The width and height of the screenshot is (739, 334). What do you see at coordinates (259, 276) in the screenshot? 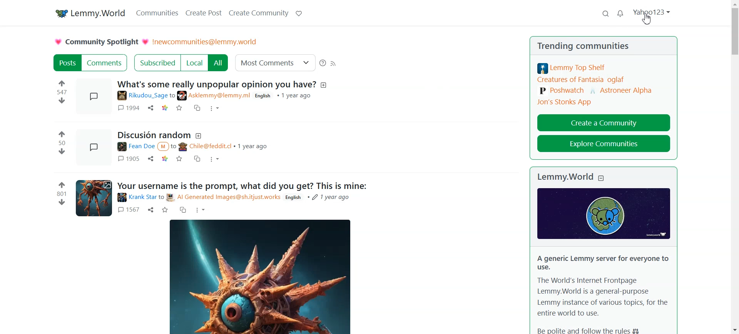
I see `post image` at bounding box center [259, 276].